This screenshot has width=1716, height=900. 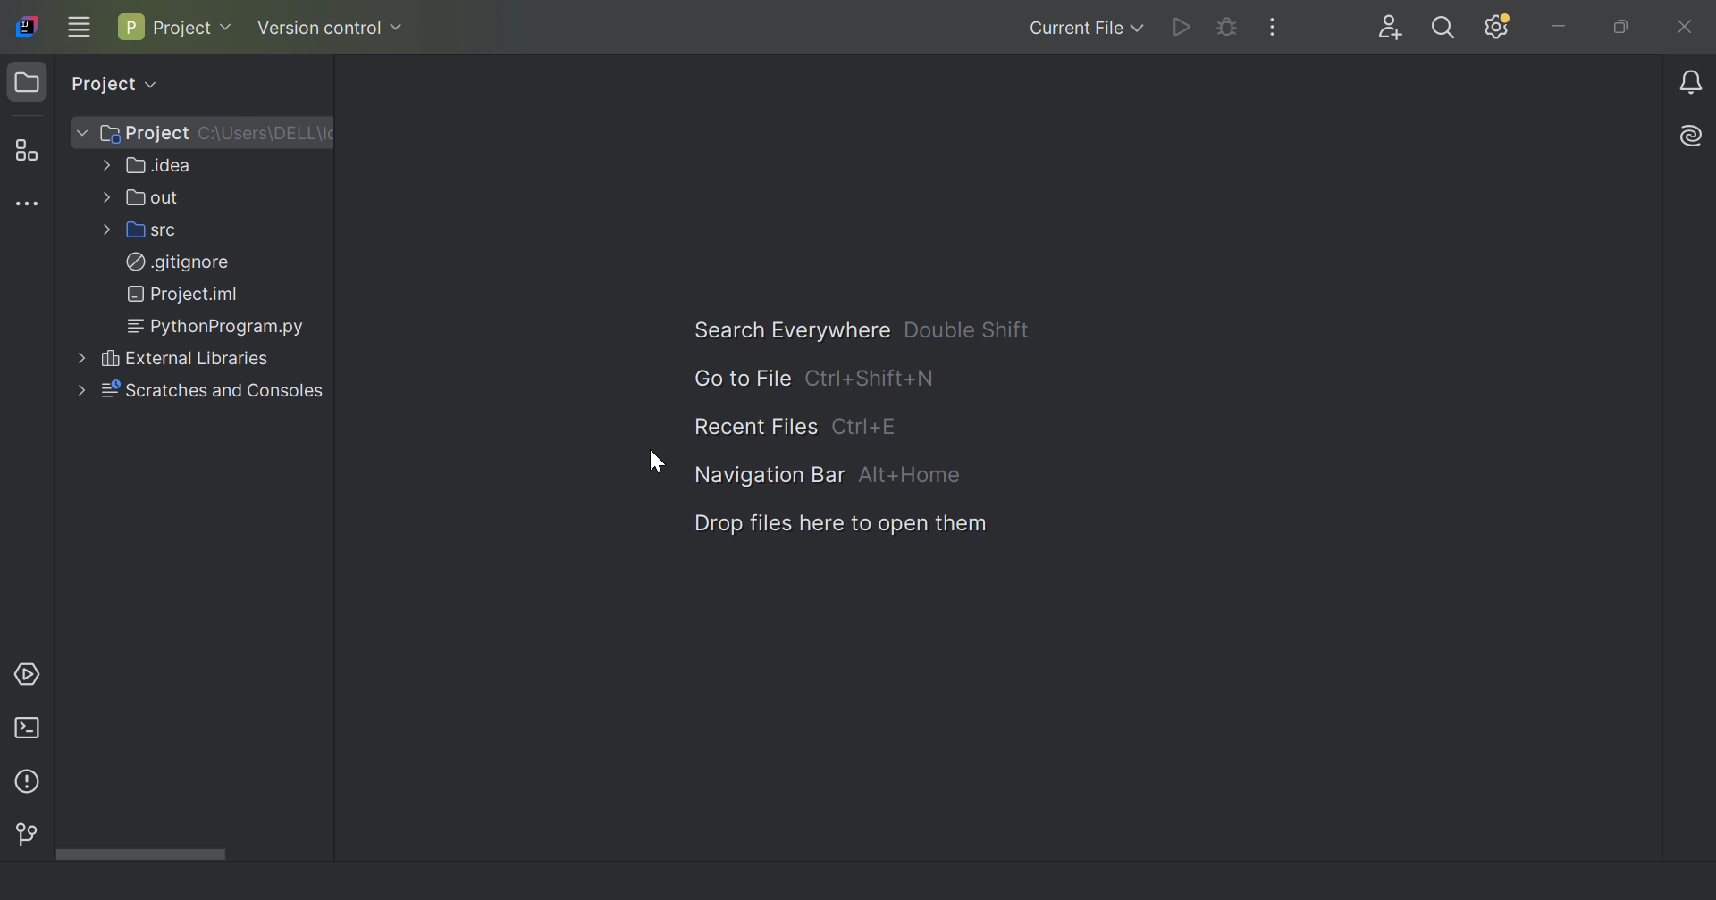 What do you see at coordinates (31, 672) in the screenshot?
I see `Services` at bounding box center [31, 672].